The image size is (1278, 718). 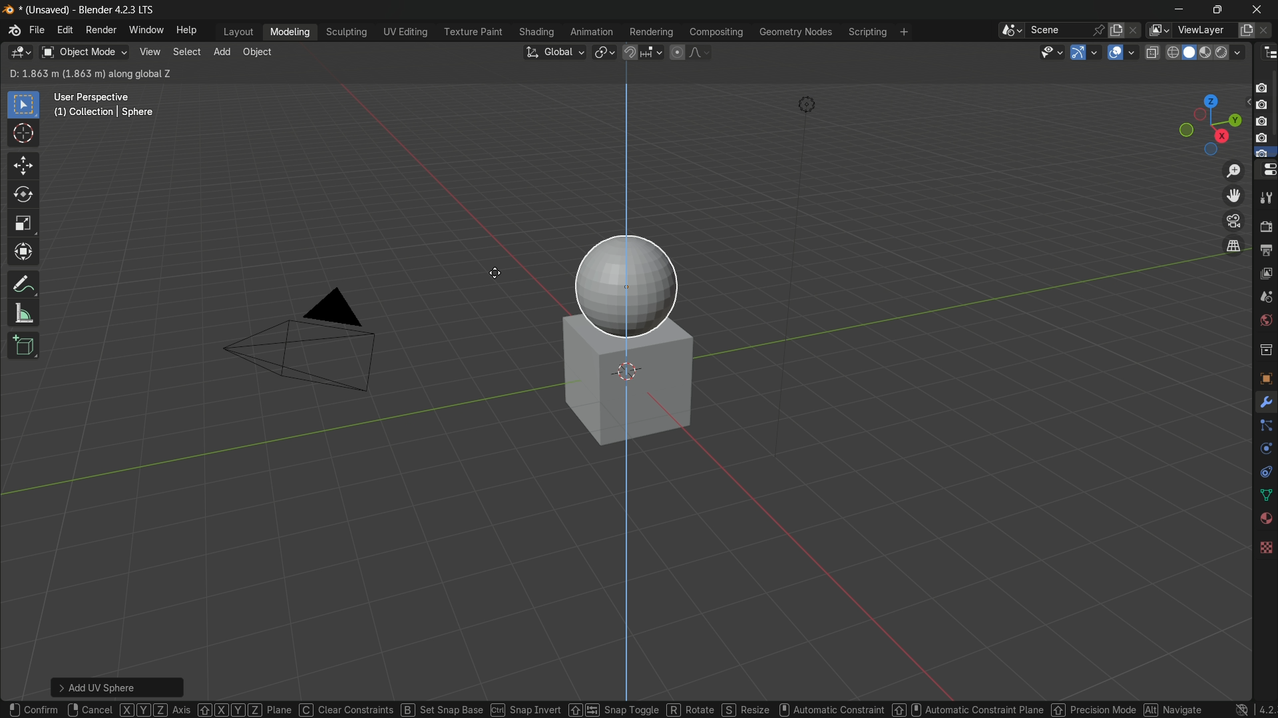 I want to click on sculpting menu, so click(x=347, y=32).